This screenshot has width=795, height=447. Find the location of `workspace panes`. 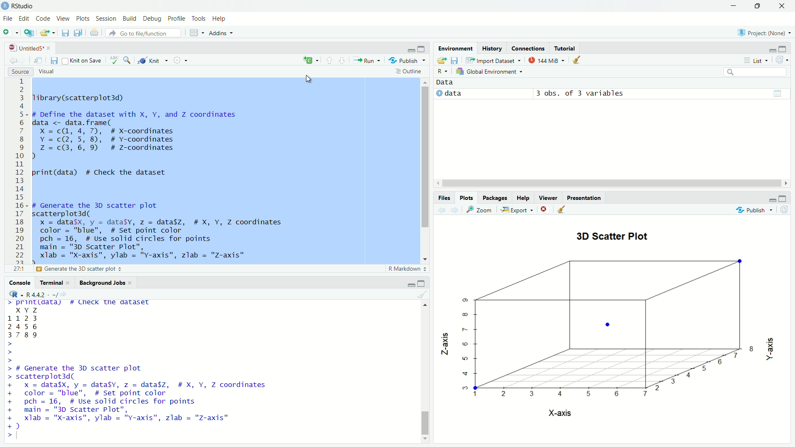

workspace panes is located at coordinates (196, 33).